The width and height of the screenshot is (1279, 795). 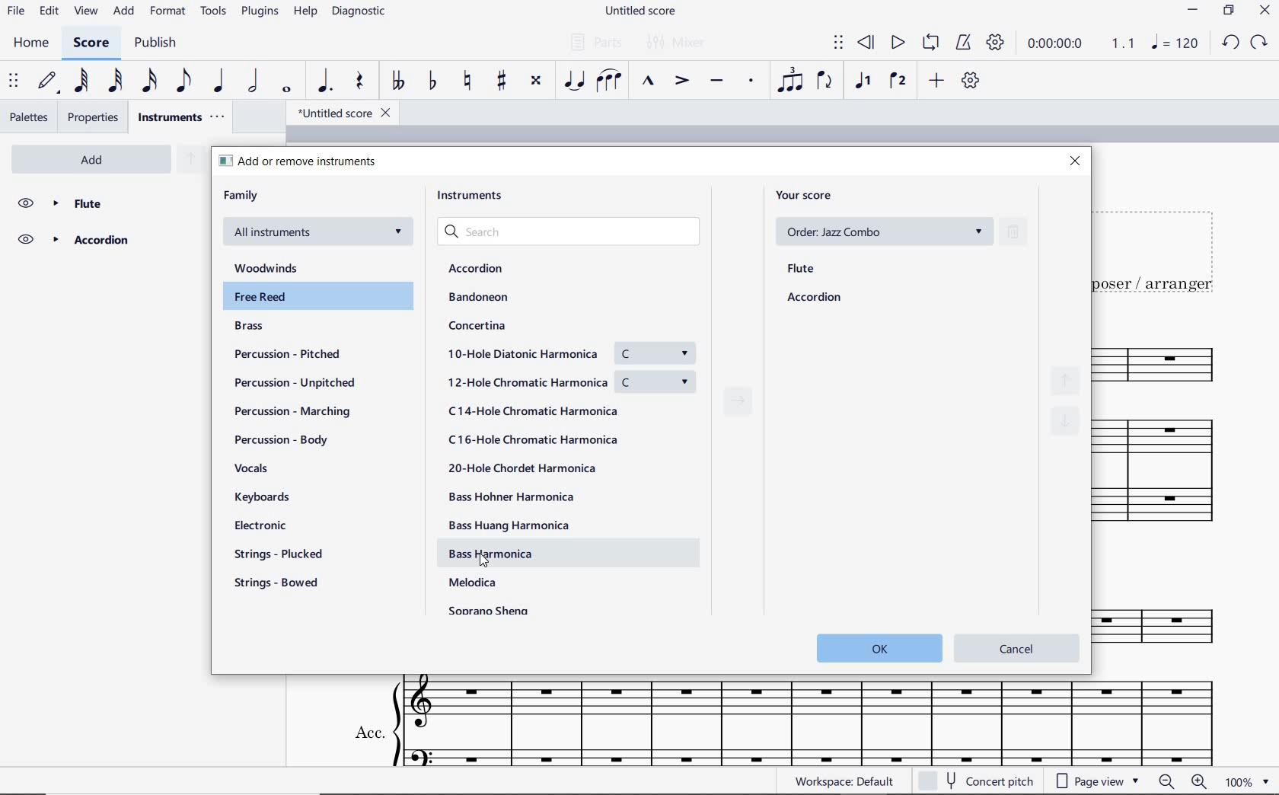 What do you see at coordinates (31, 45) in the screenshot?
I see `HOME` at bounding box center [31, 45].